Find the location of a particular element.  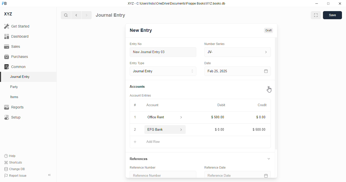

draft is located at coordinates (269, 31).